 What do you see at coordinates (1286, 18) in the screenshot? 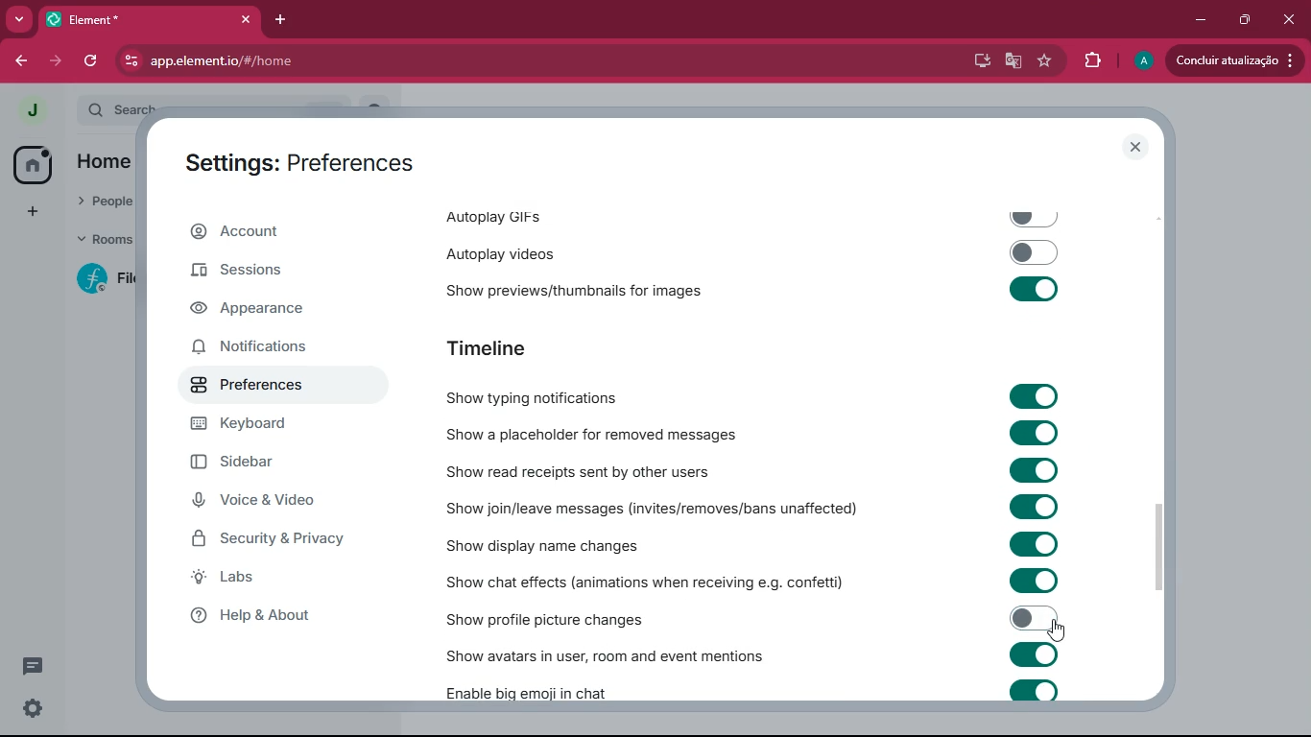
I see `close` at bounding box center [1286, 18].